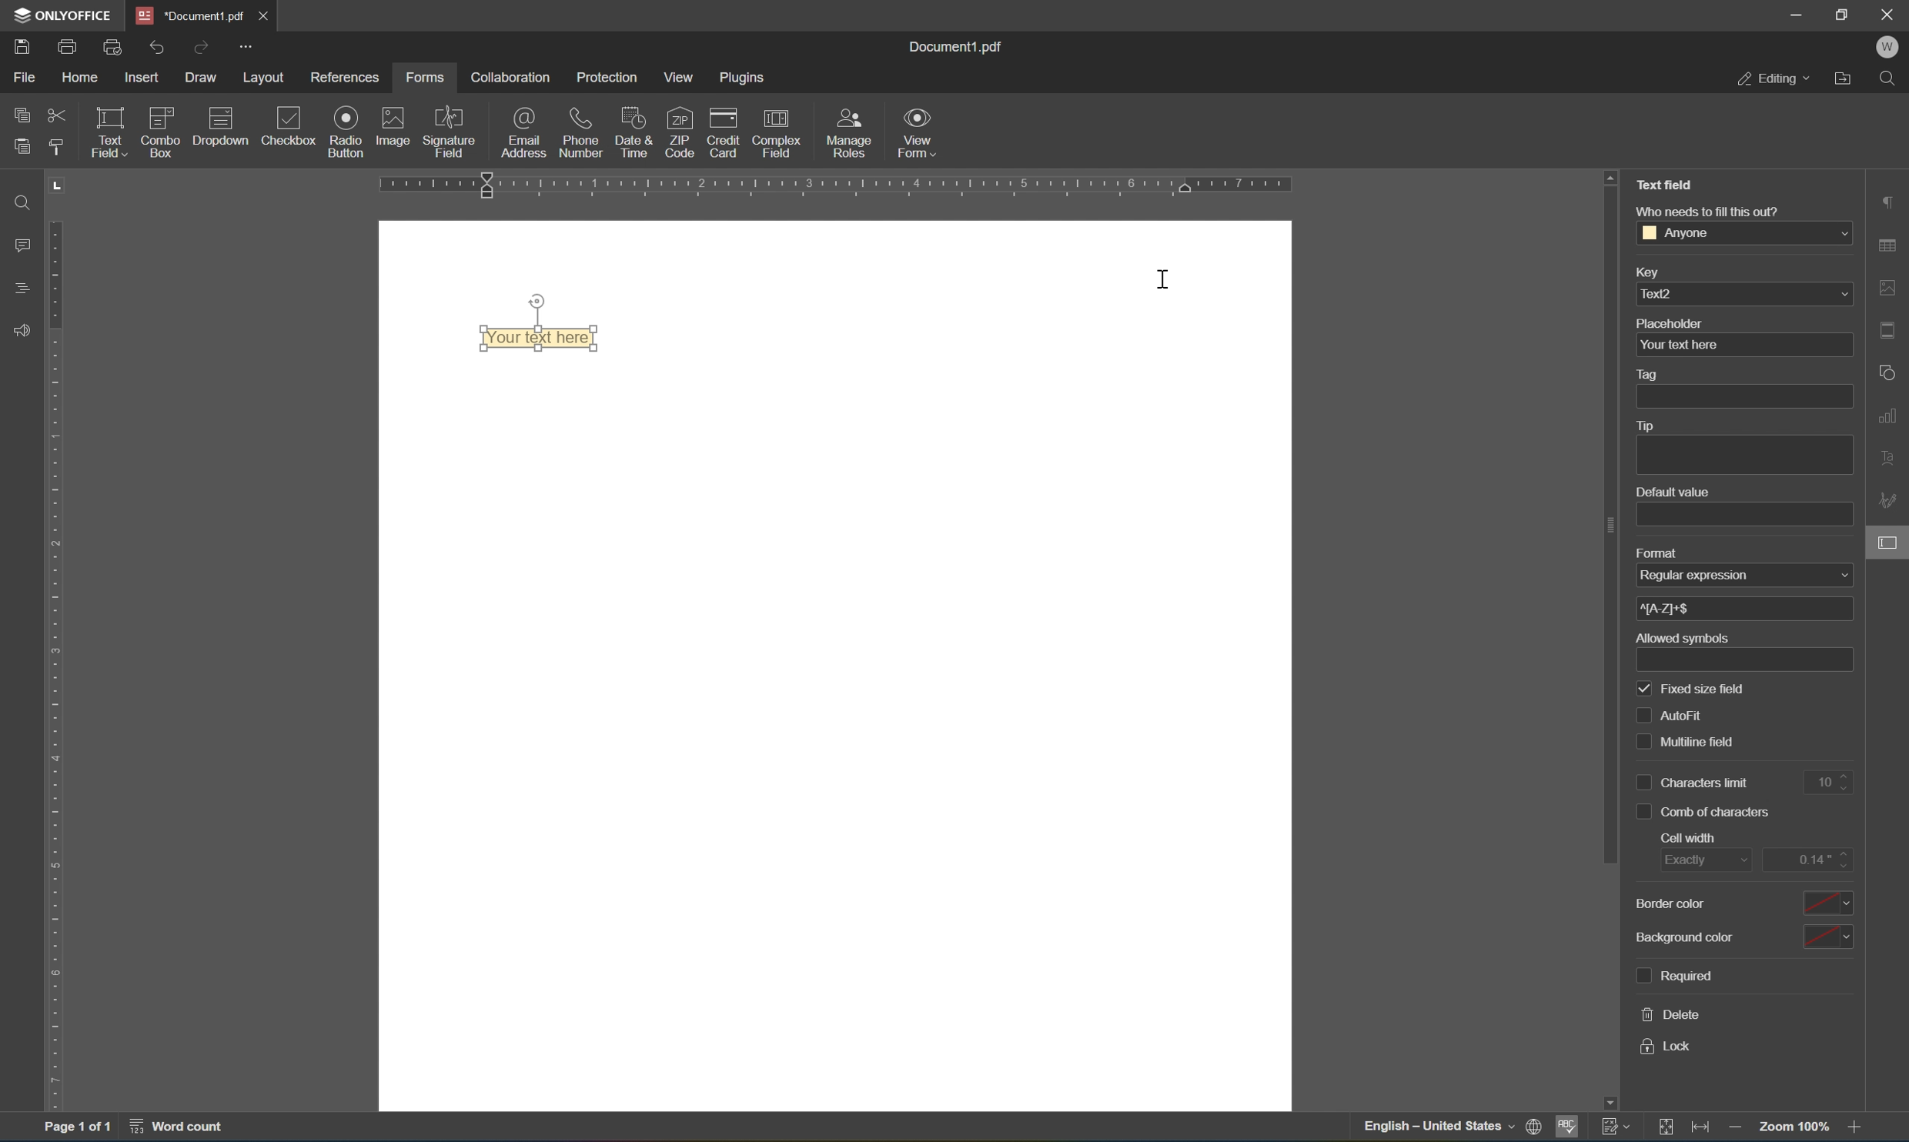  What do you see at coordinates (1687, 740) in the screenshot?
I see `multiline field` at bounding box center [1687, 740].